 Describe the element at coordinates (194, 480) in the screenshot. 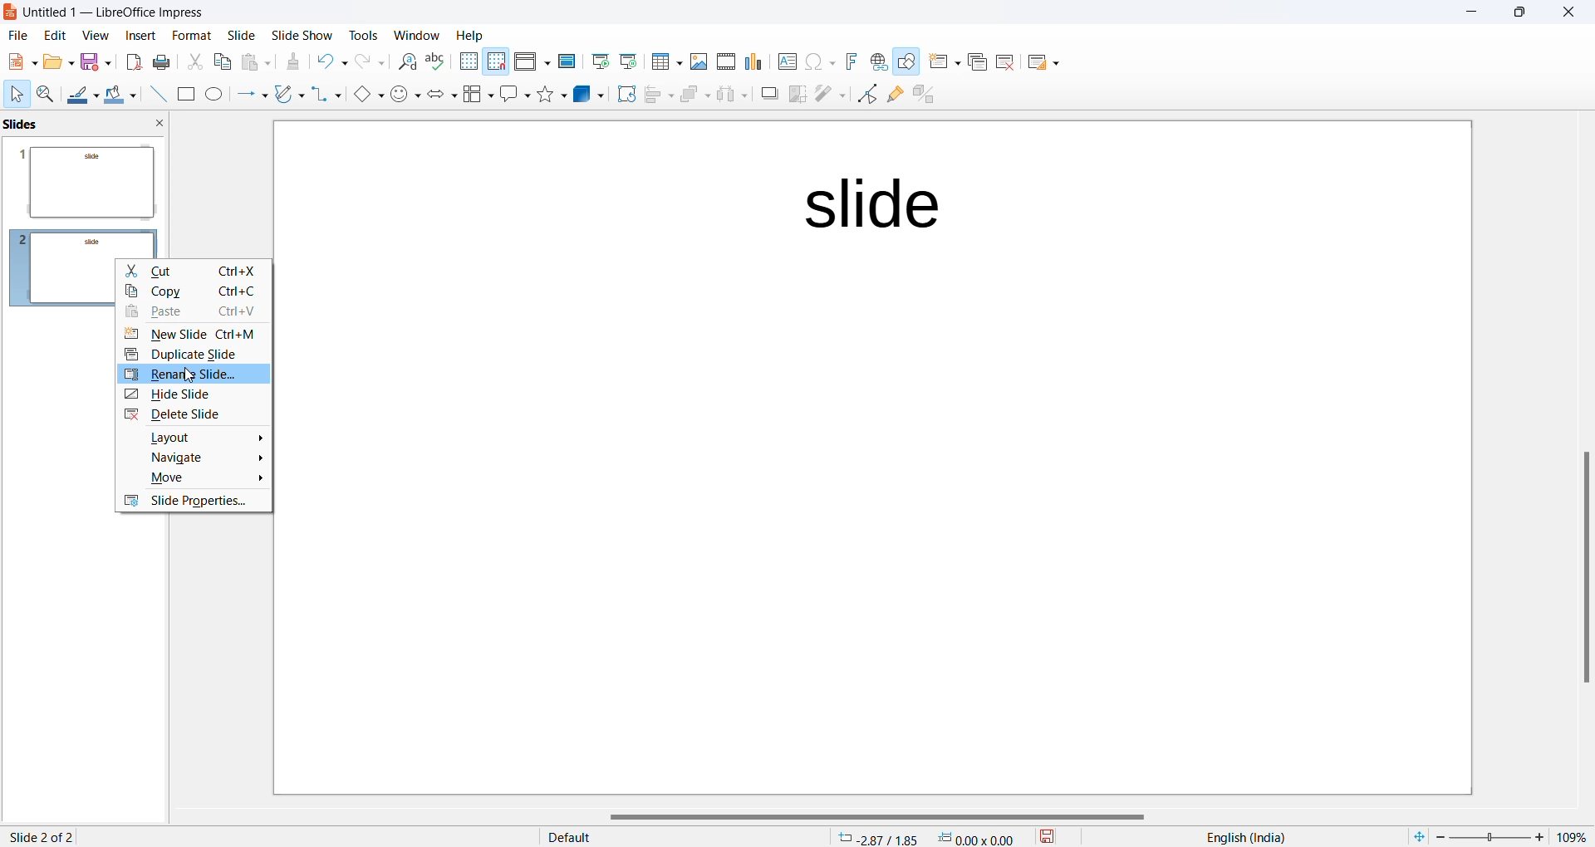

I see `move` at that location.